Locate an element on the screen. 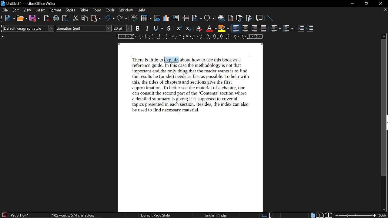 This screenshot has width=388, height=218. underline is located at coordinates (158, 28).